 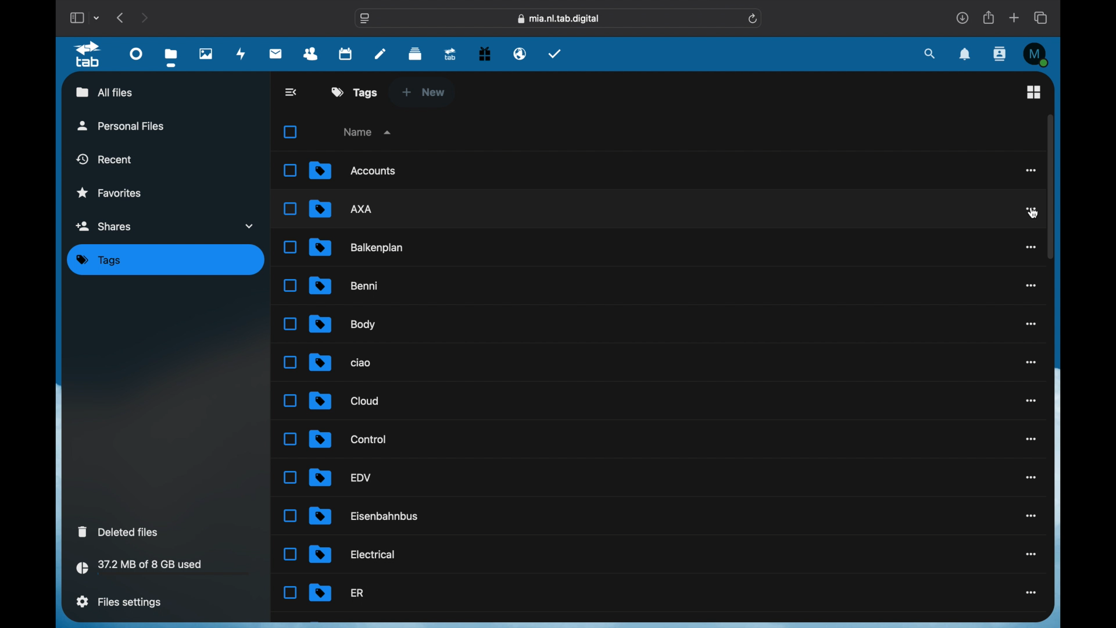 What do you see at coordinates (289, 248) in the screenshot?
I see `Unselected Checkbox` at bounding box center [289, 248].